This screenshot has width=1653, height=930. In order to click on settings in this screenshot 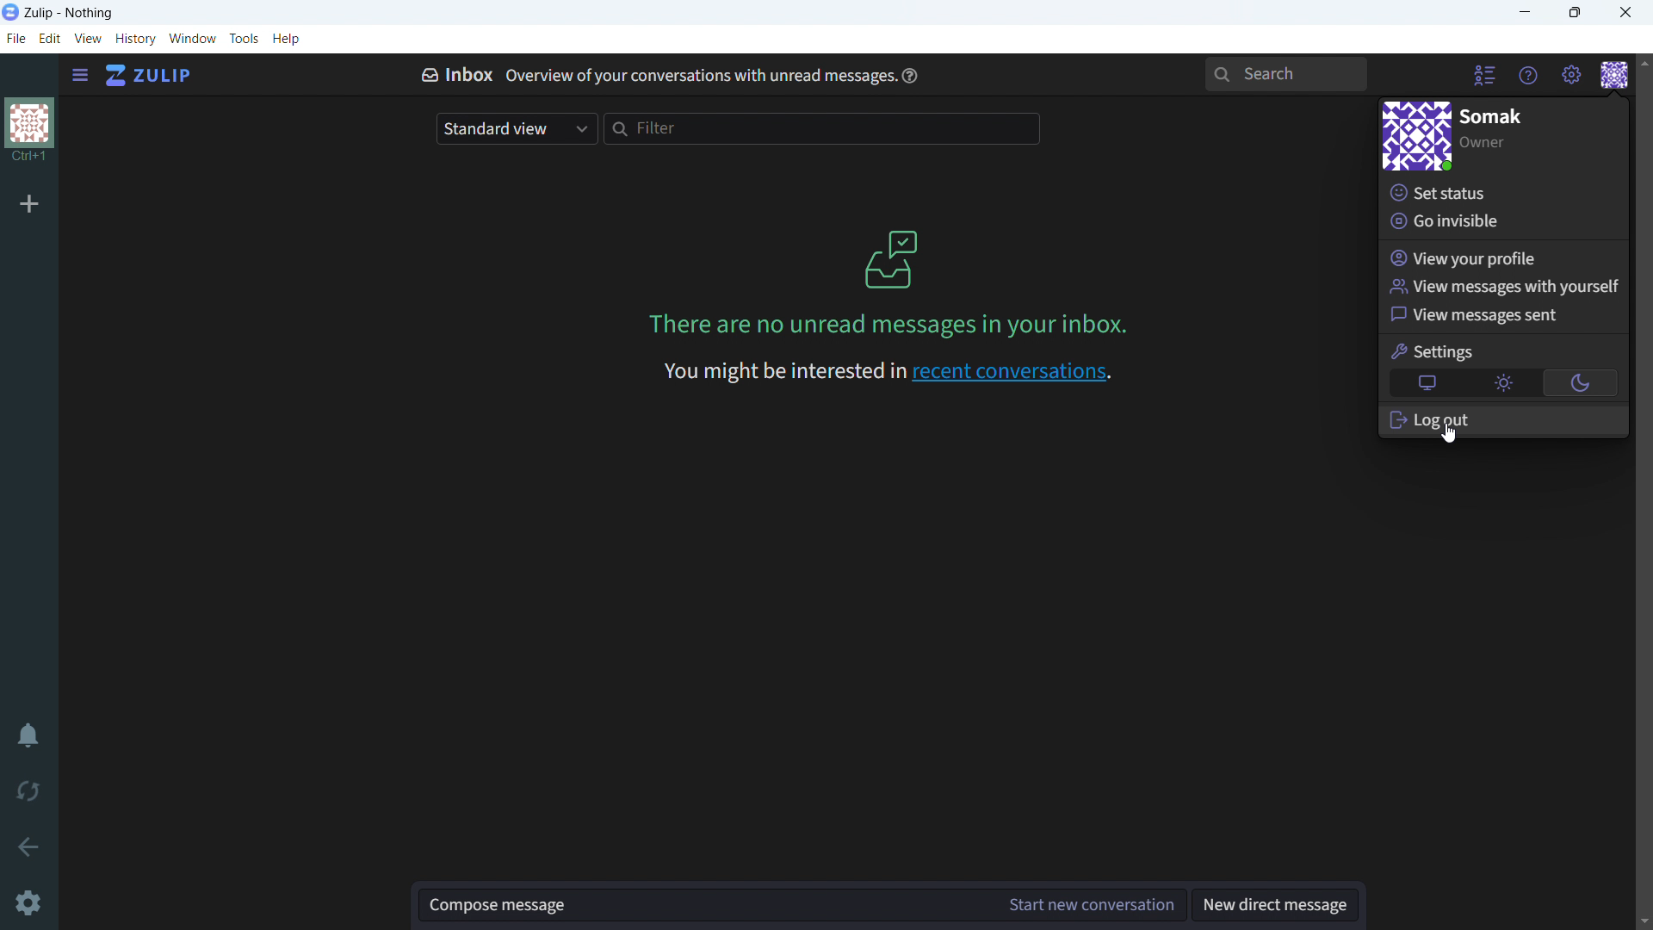, I will do `click(1434, 351)`.